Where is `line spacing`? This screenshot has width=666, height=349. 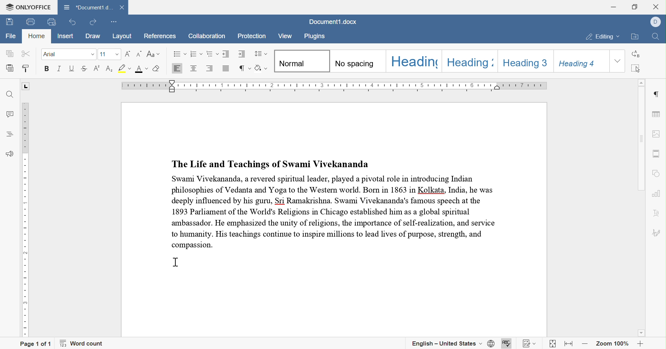 line spacing is located at coordinates (260, 54).